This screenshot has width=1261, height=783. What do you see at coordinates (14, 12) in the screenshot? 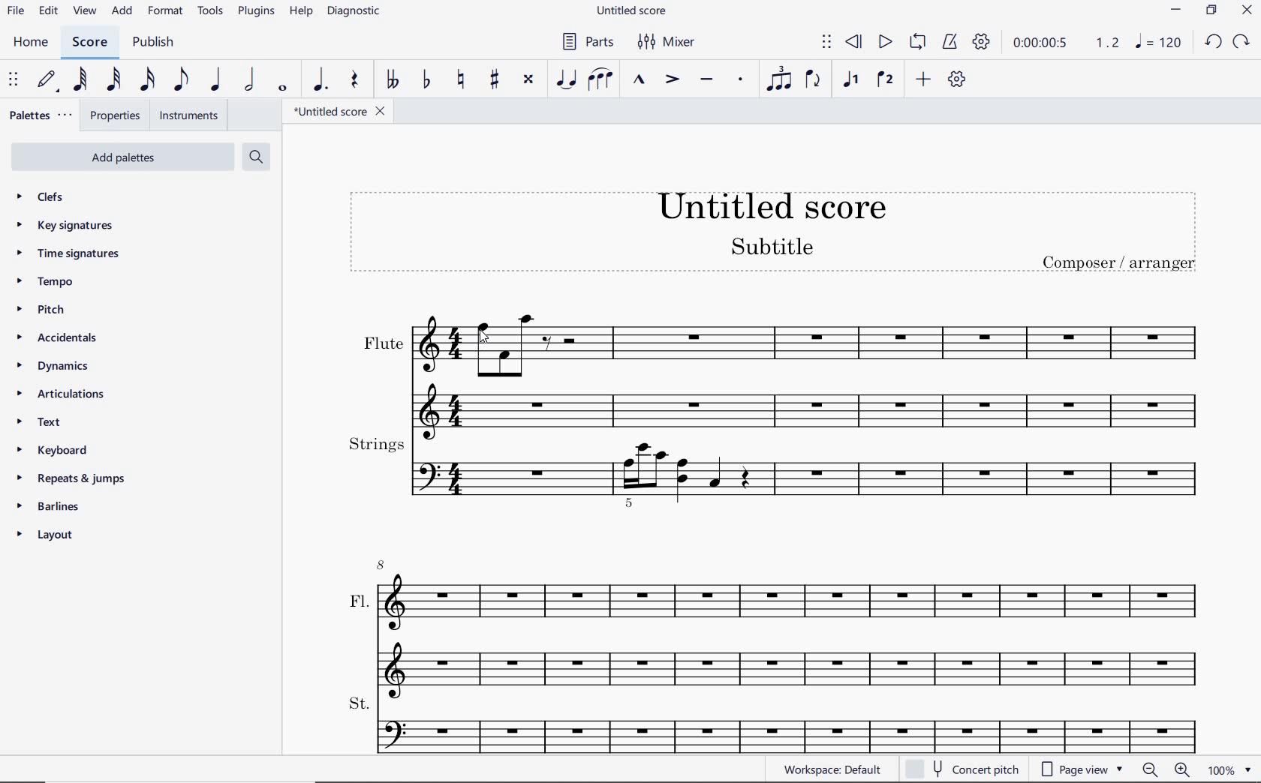
I see `file` at bounding box center [14, 12].